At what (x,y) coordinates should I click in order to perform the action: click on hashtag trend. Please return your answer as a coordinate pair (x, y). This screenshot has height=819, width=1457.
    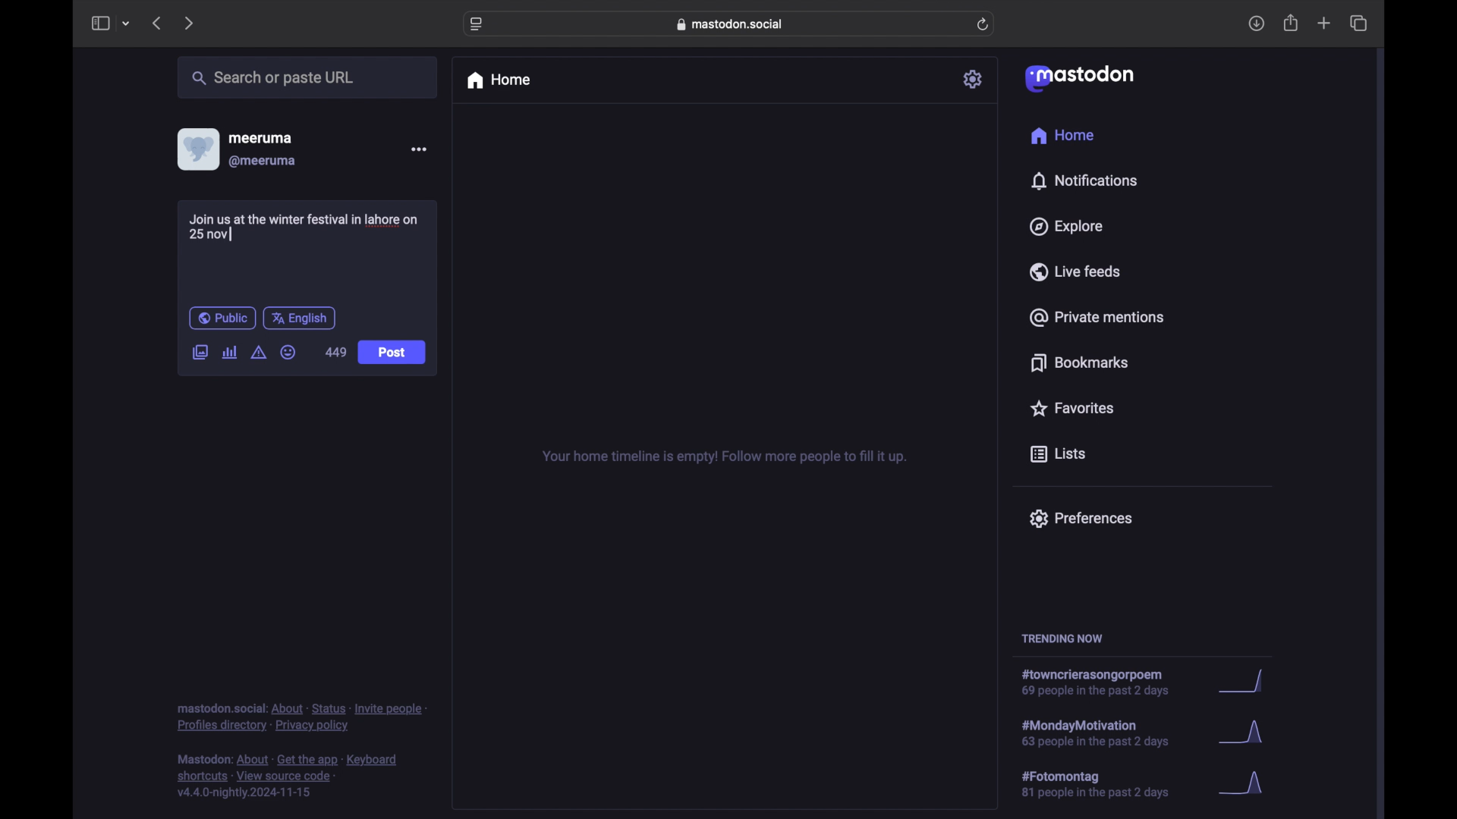
    Looking at the image, I should click on (1106, 732).